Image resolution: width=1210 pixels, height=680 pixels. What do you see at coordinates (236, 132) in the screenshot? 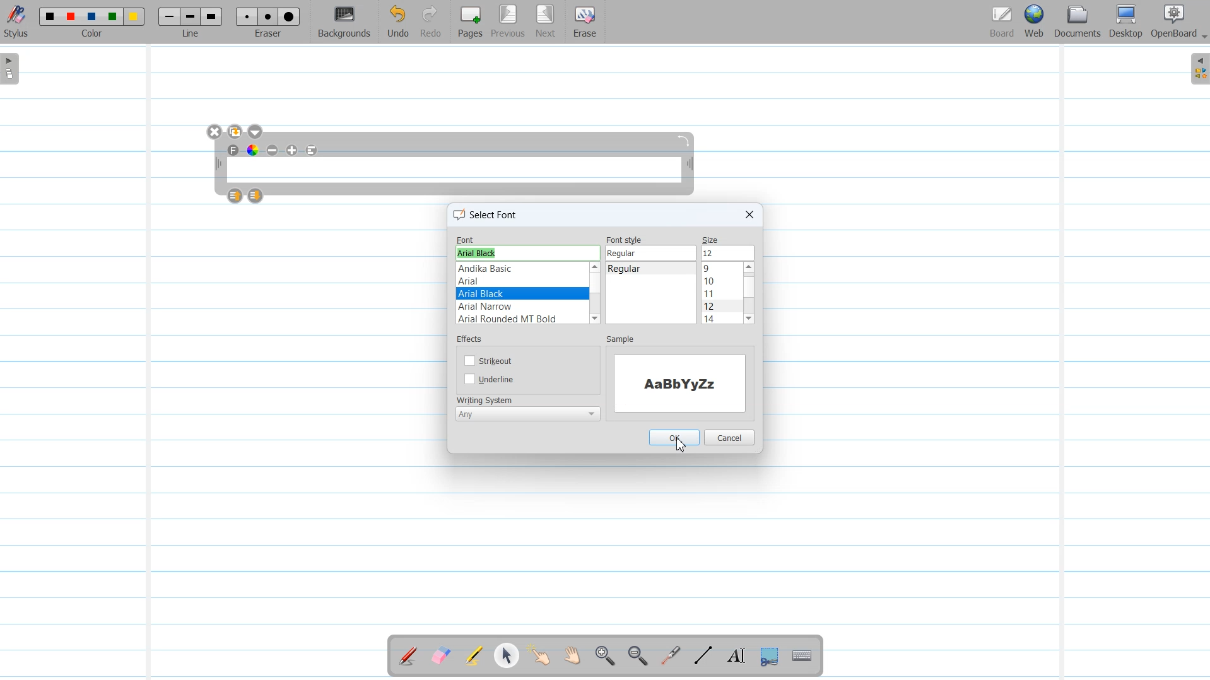
I see `Duplicate text ` at bounding box center [236, 132].